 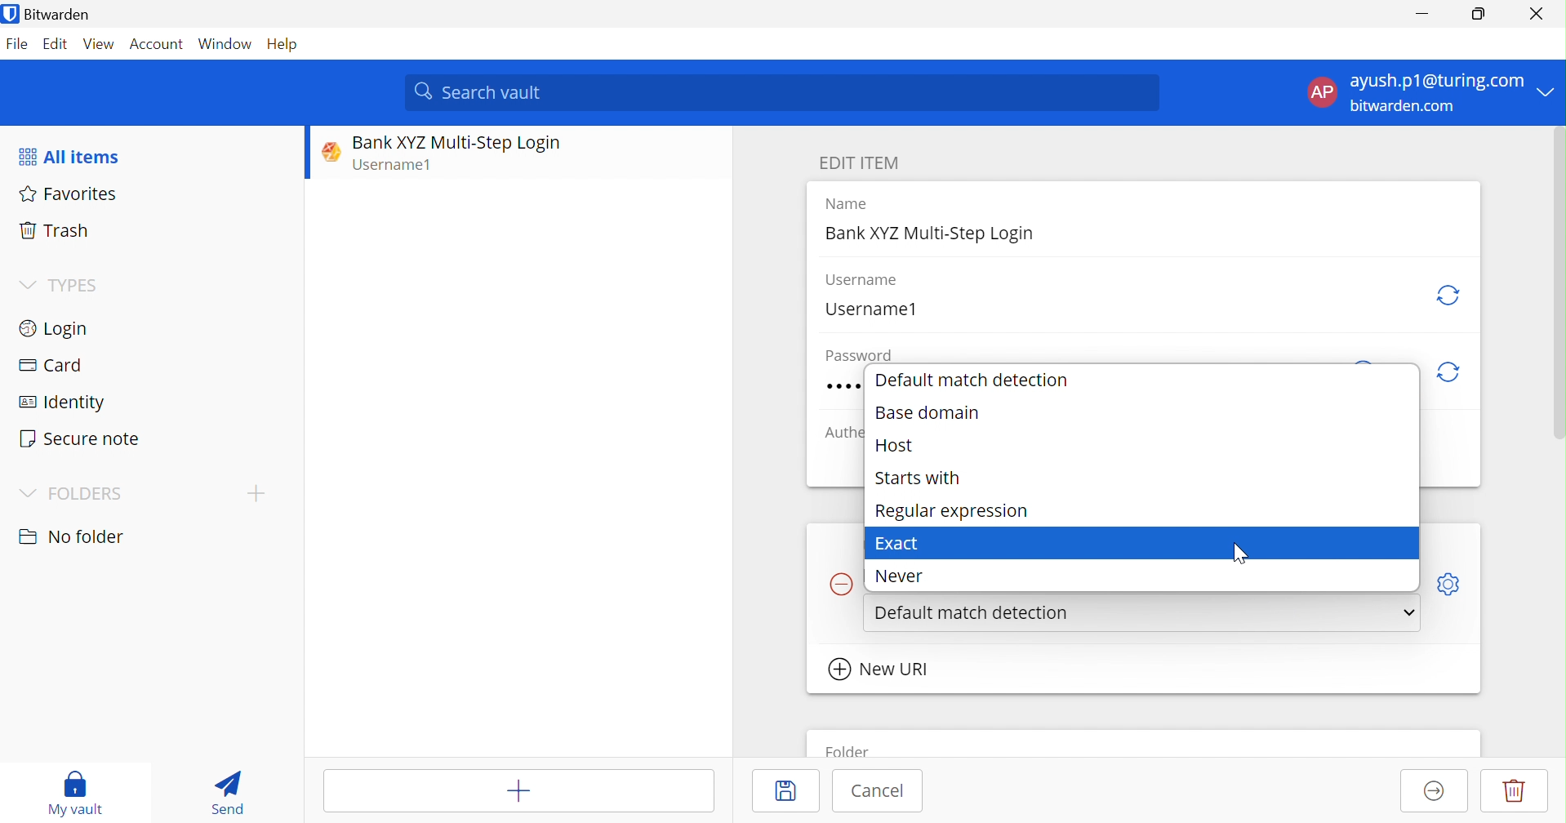 What do you see at coordinates (1437, 83) in the screenshot?
I see `ayush.p1@turing.com` at bounding box center [1437, 83].